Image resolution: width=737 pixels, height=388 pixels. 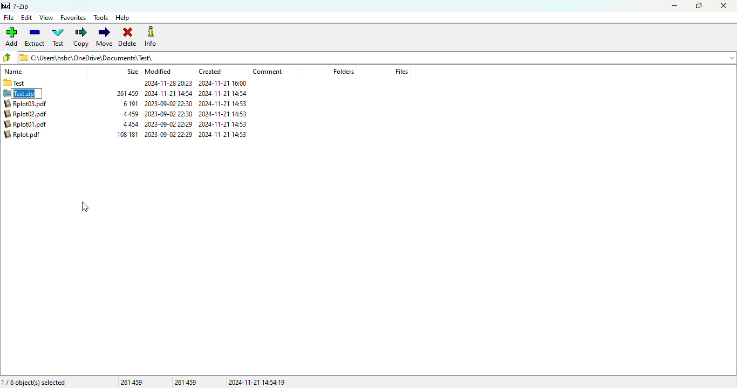 I want to click on cursor, so click(x=33, y=99).